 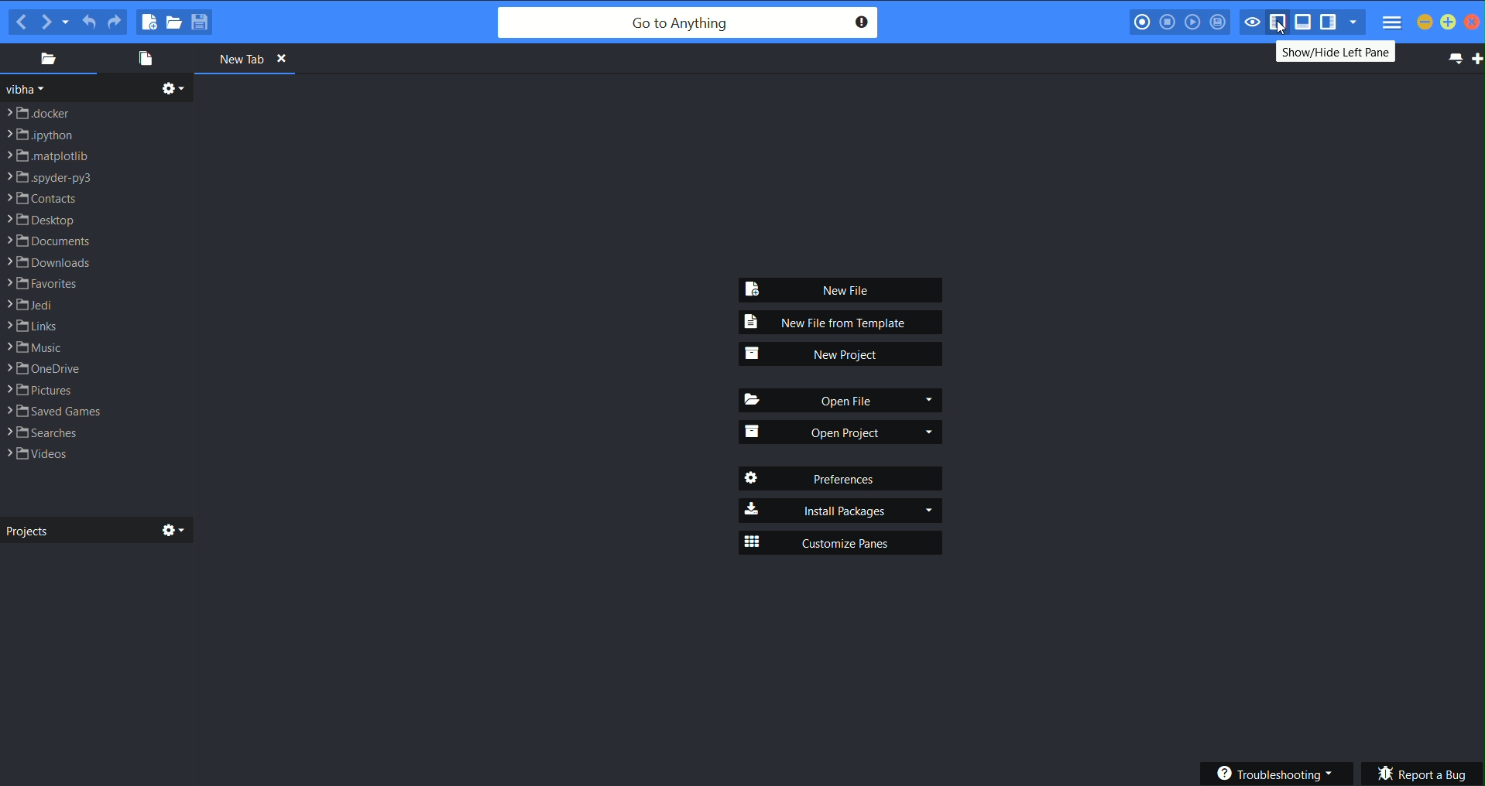 What do you see at coordinates (48, 283) in the screenshot?
I see `favourites` at bounding box center [48, 283].